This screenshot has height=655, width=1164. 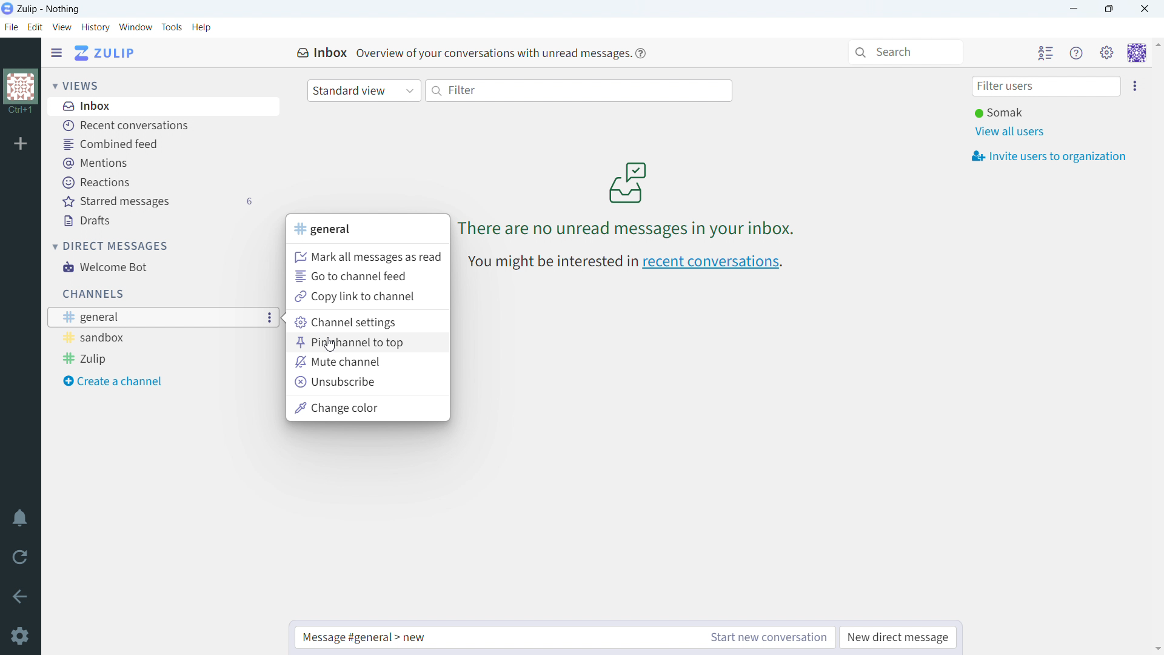 What do you see at coordinates (156, 164) in the screenshot?
I see `mentions` at bounding box center [156, 164].